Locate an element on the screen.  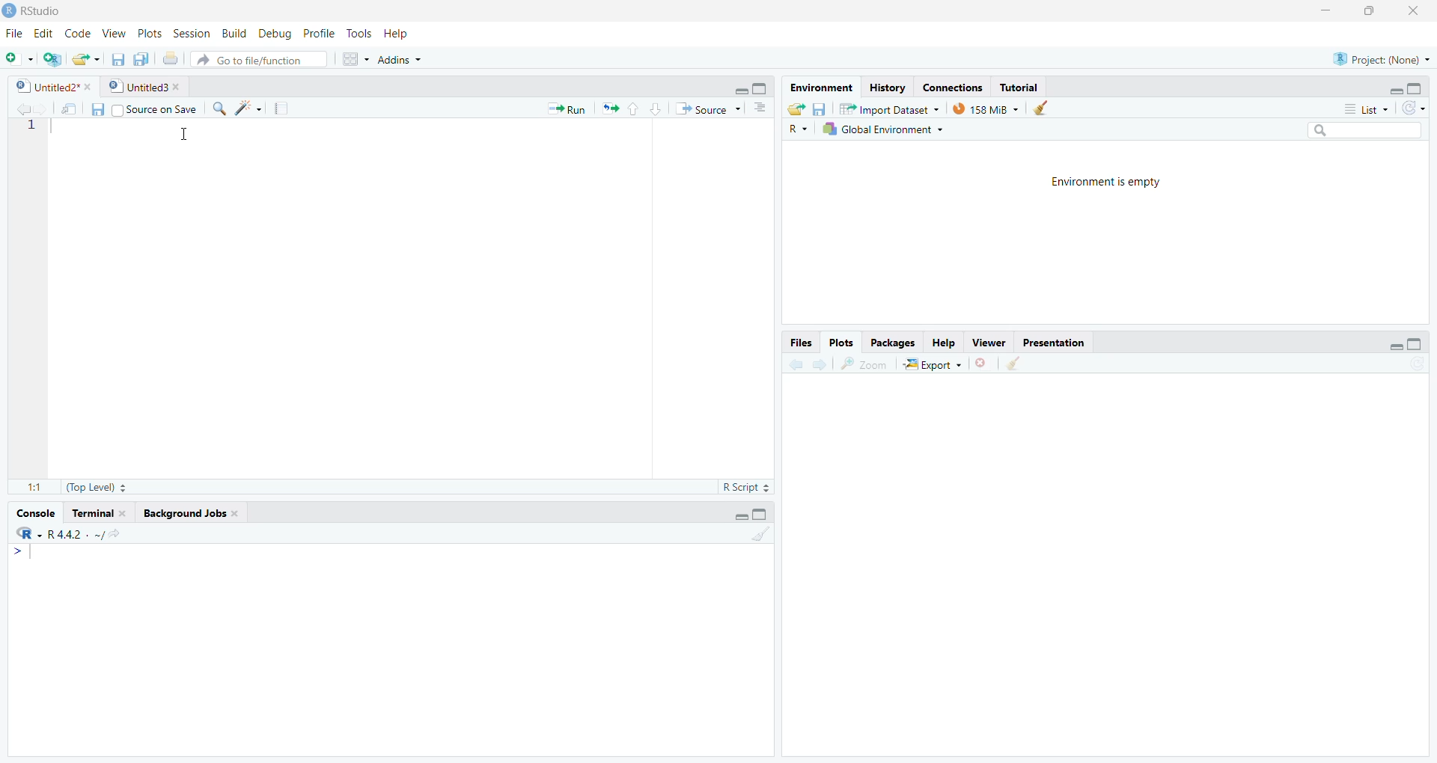
 is located at coordinates (1042, 108).